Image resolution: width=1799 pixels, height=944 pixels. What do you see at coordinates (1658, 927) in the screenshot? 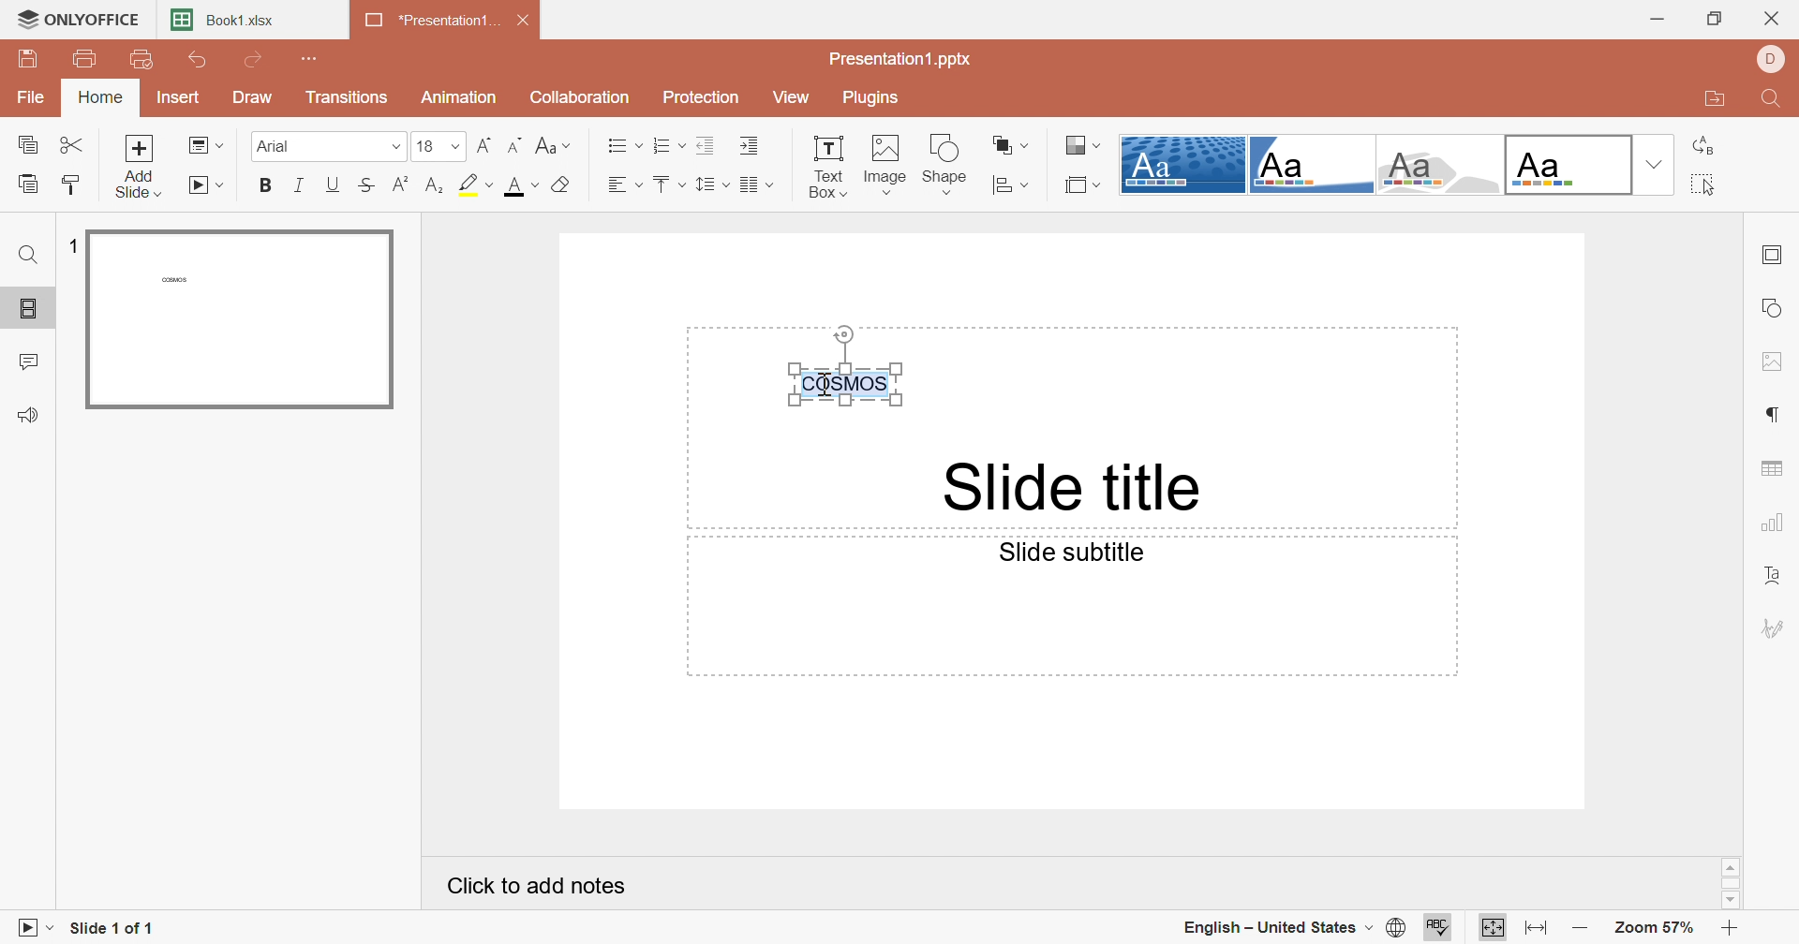
I see `Zoom 57%` at bounding box center [1658, 927].